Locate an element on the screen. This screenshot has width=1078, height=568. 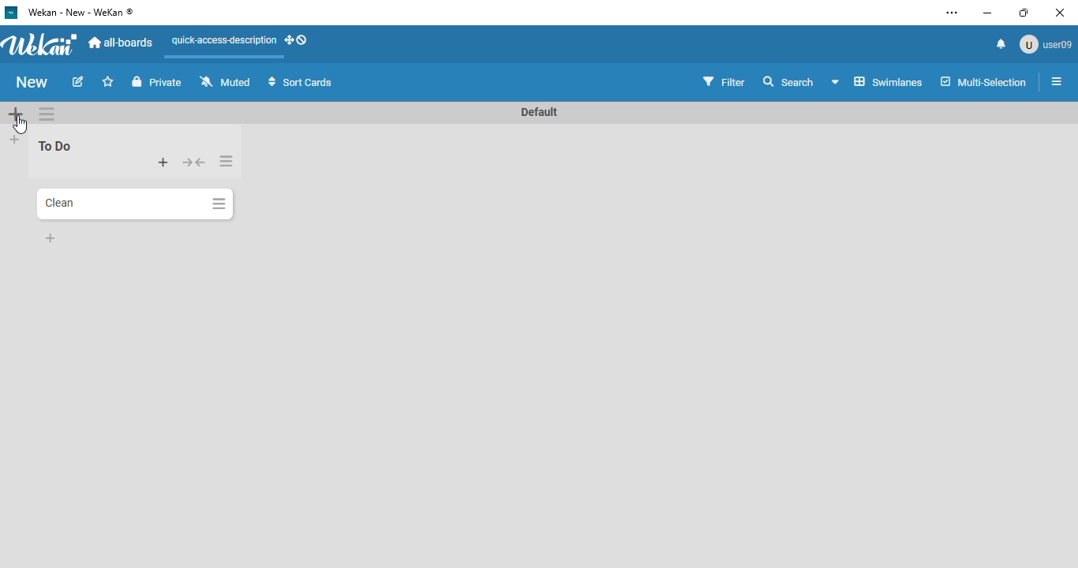
show-desktop-drag-handles is located at coordinates (296, 40).